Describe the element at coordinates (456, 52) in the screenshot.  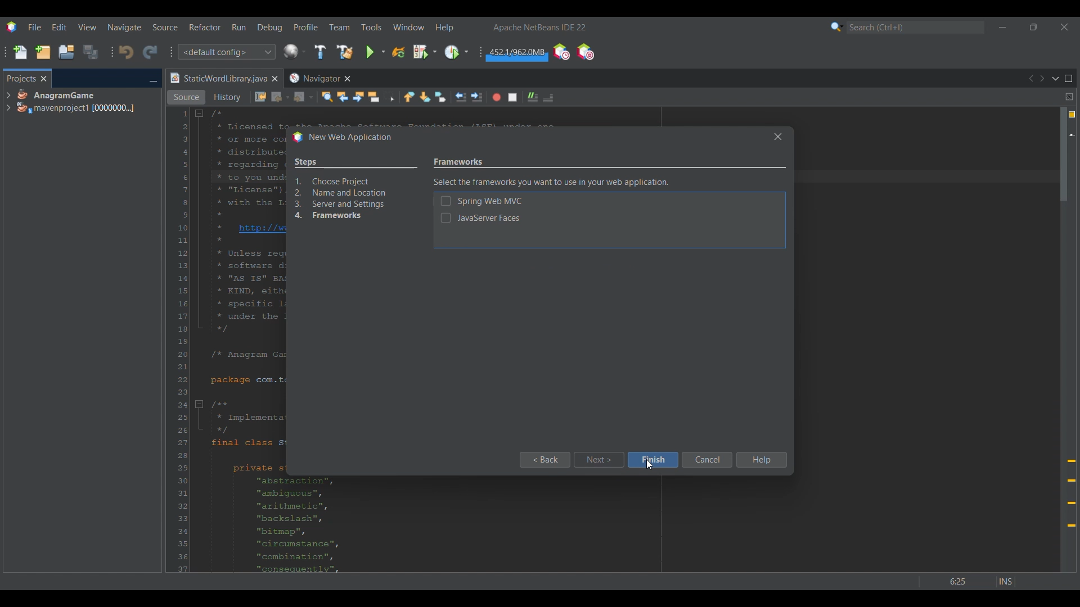
I see `Profile main project options` at that location.